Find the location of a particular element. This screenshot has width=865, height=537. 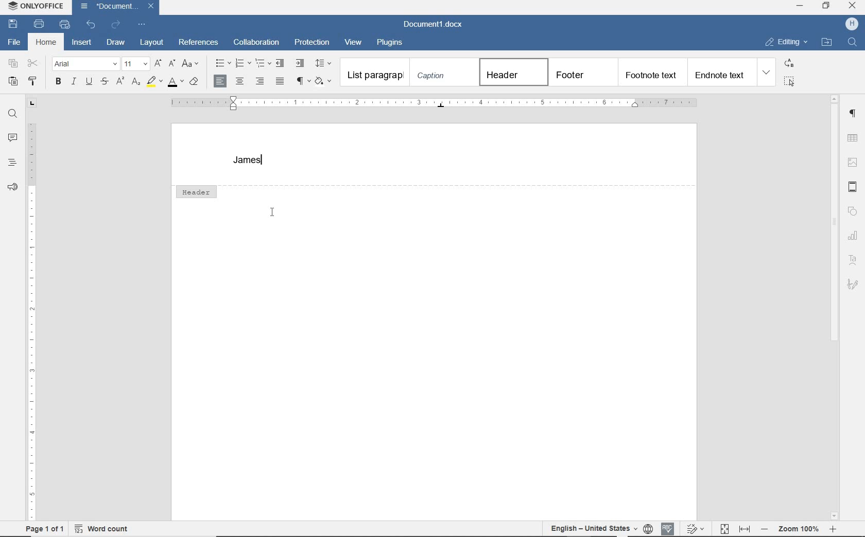

shading is located at coordinates (324, 81).